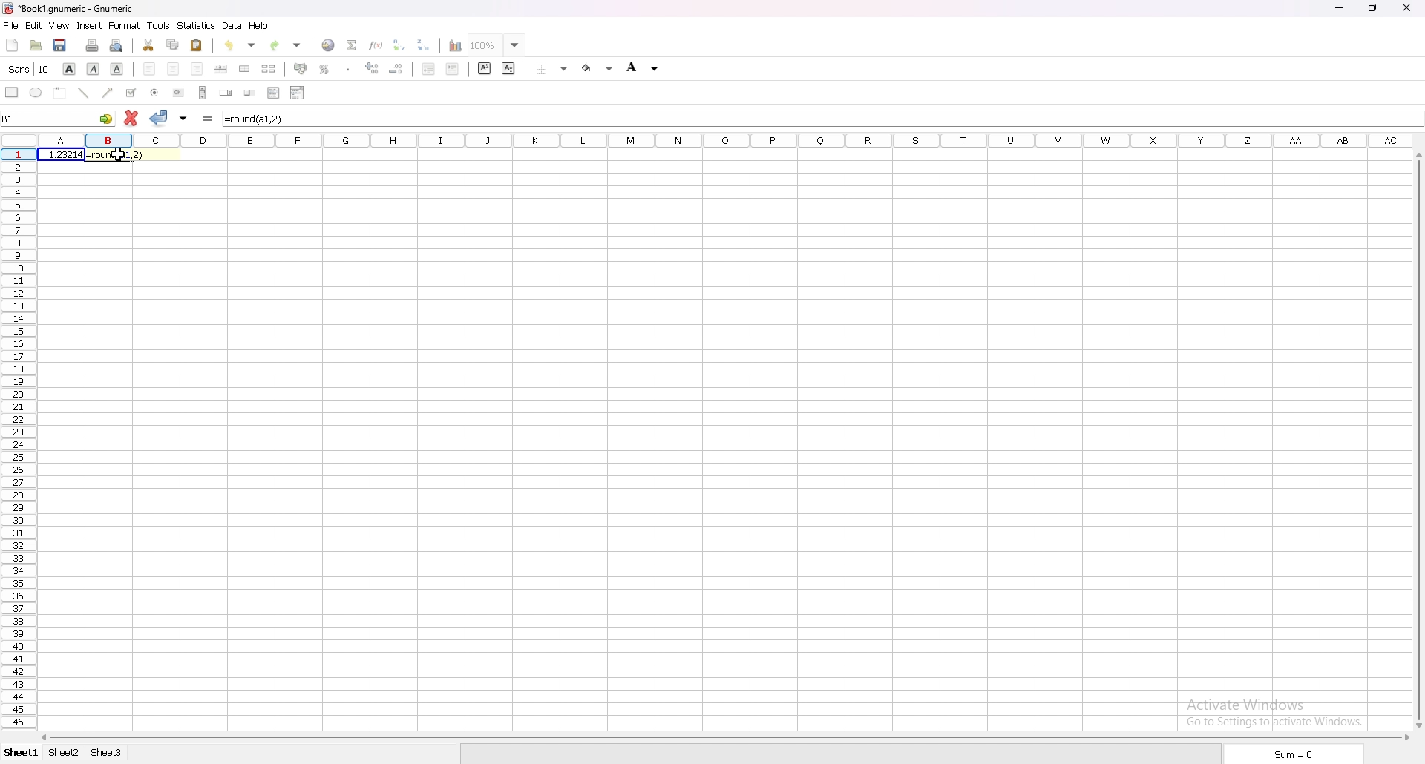  Describe the element at coordinates (257, 119) in the screenshot. I see `formula` at that location.